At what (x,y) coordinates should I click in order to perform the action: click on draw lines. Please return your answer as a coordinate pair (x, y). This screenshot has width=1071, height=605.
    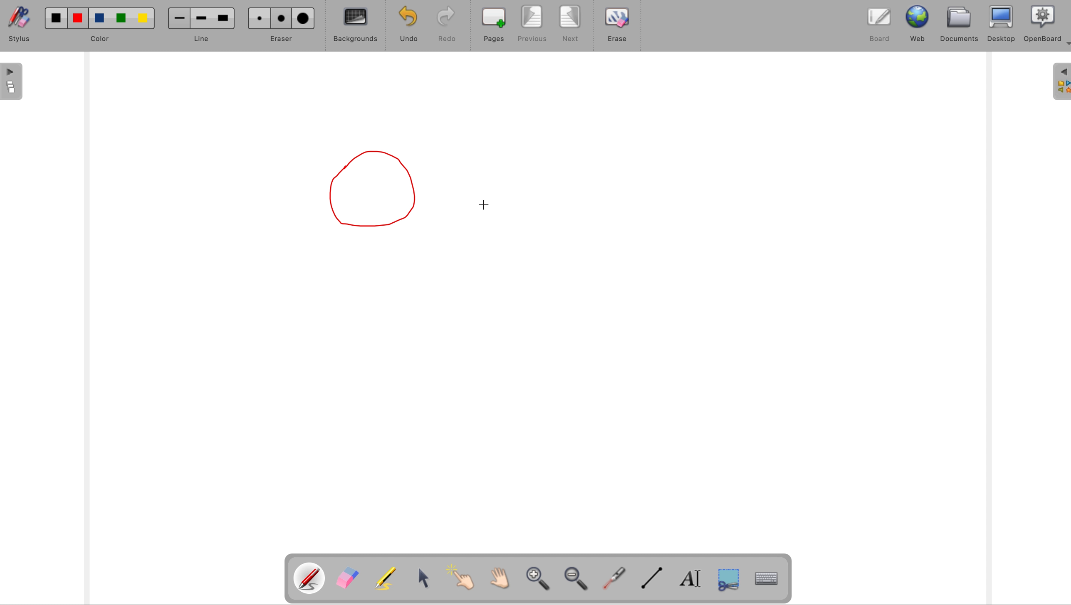
    Looking at the image, I should click on (654, 581).